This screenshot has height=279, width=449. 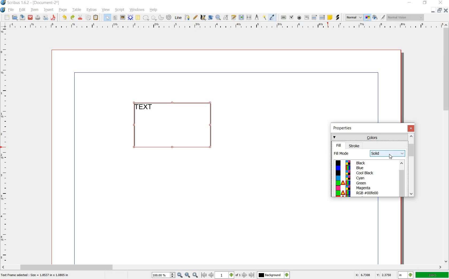 What do you see at coordinates (153, 18) in the screenshot?
I see `polygon` at bounding box center [153, 18].